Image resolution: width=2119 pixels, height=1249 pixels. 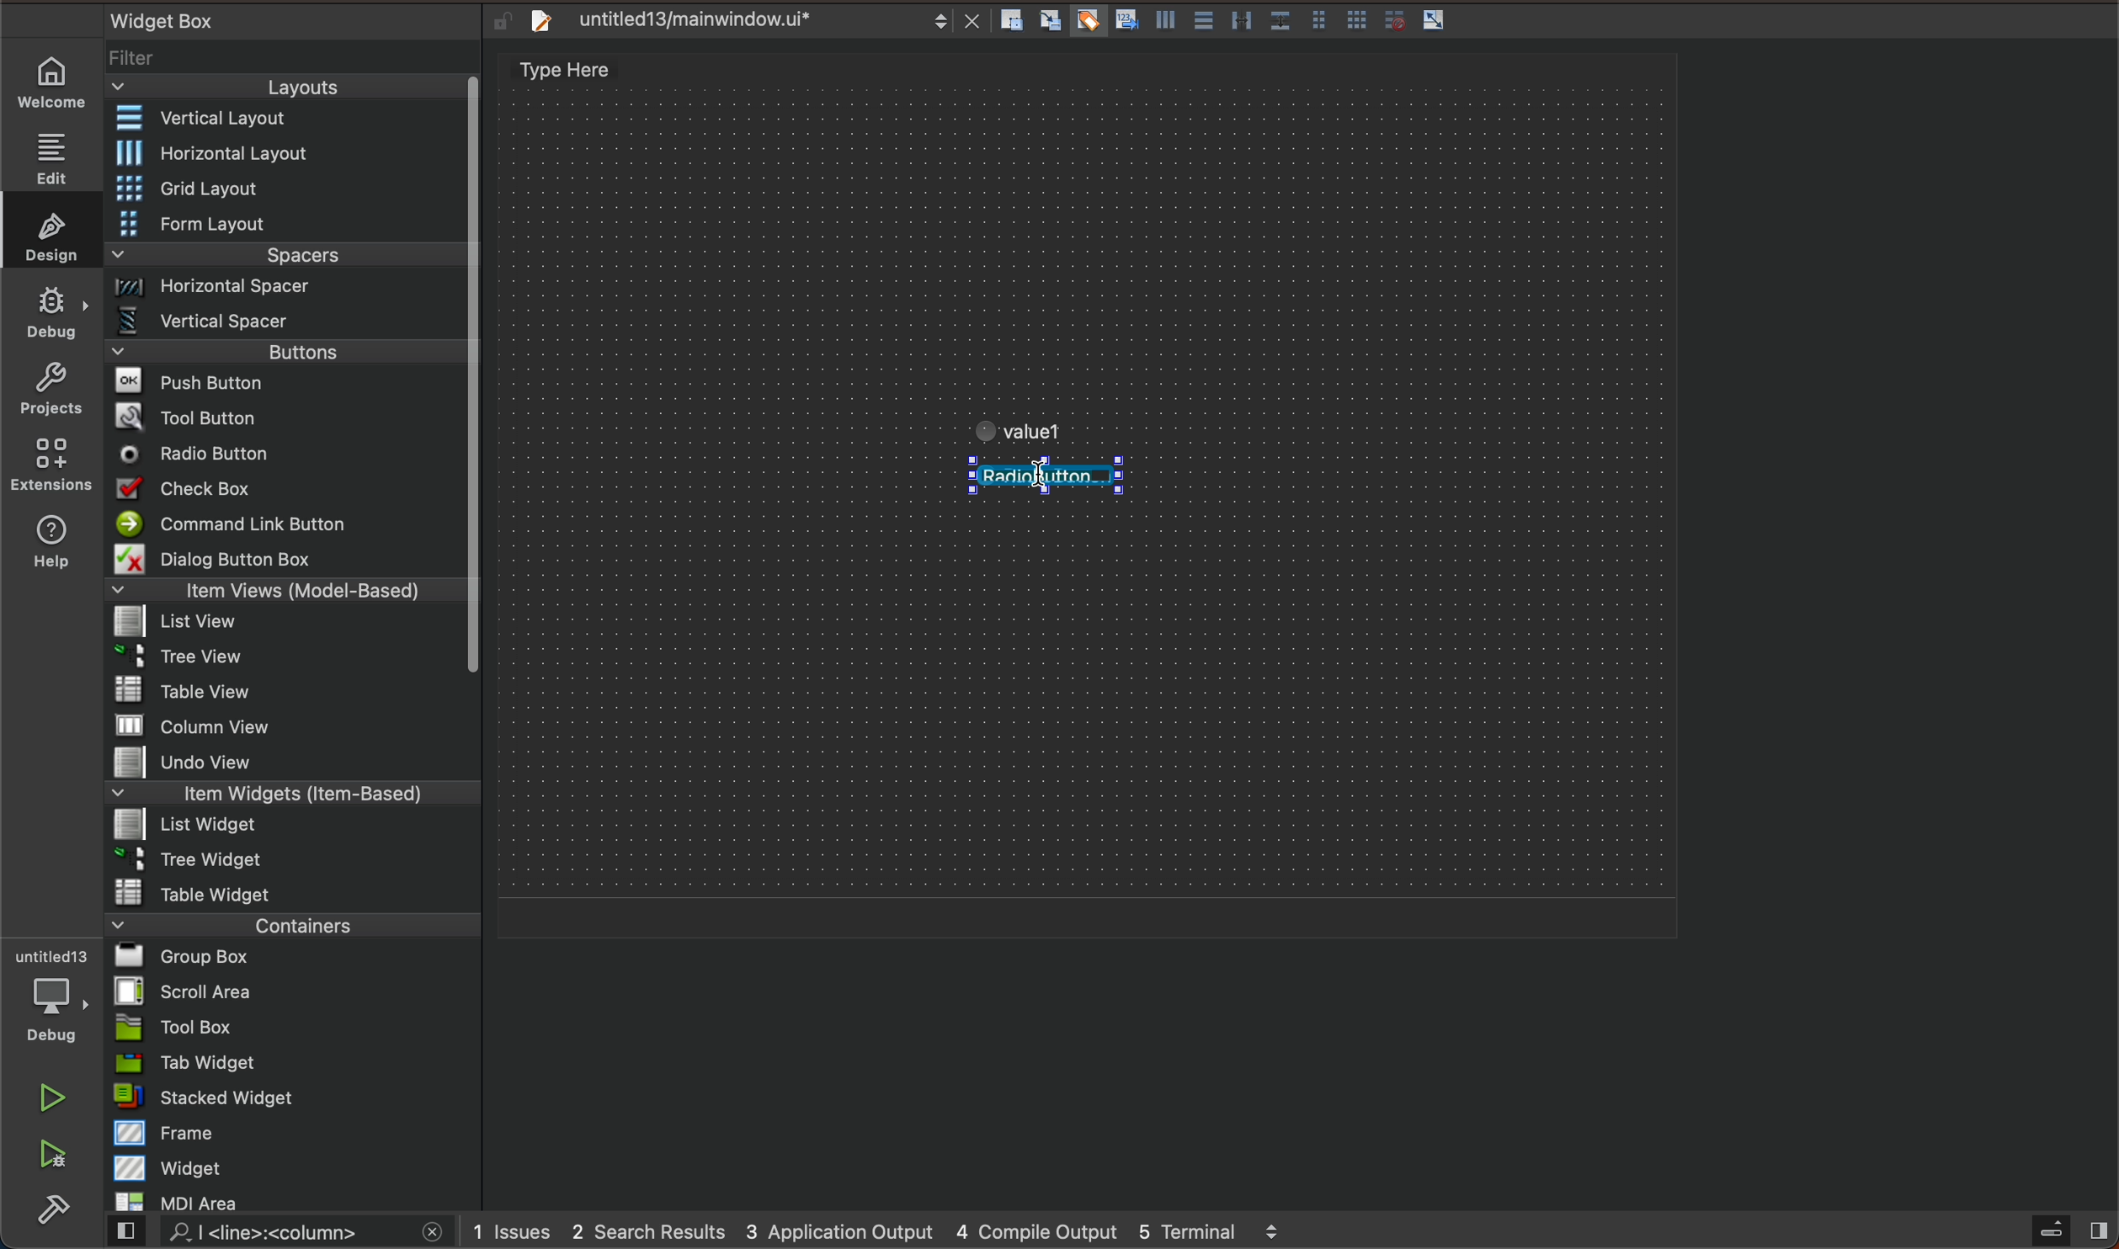 I want to click on , so click(x=1086, y=22).